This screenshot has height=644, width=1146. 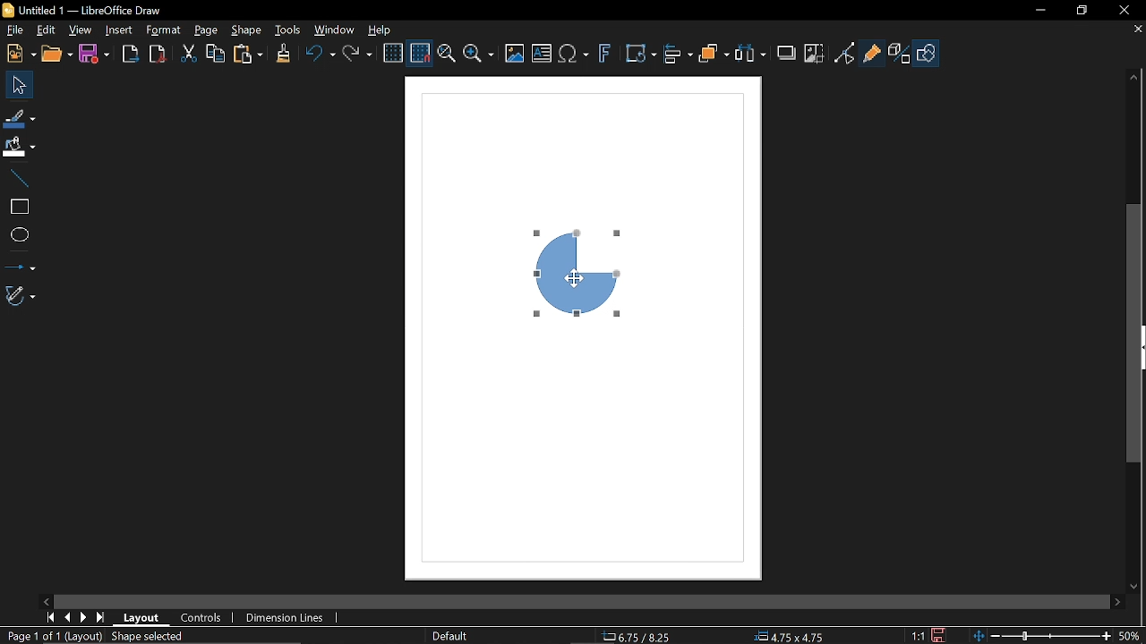 What do you see at coordinates (640, 55) in the screenshot?
I see `transformation` at bounding box center [640, 55].